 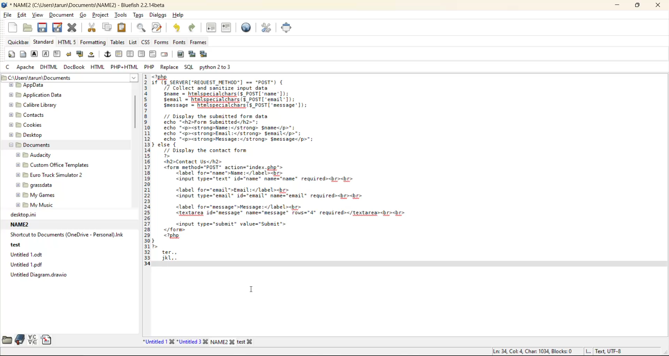 What do you see at coordinates (26, 125) in the screenshot?
I see `Cookies` at bounding box center [26, 125].